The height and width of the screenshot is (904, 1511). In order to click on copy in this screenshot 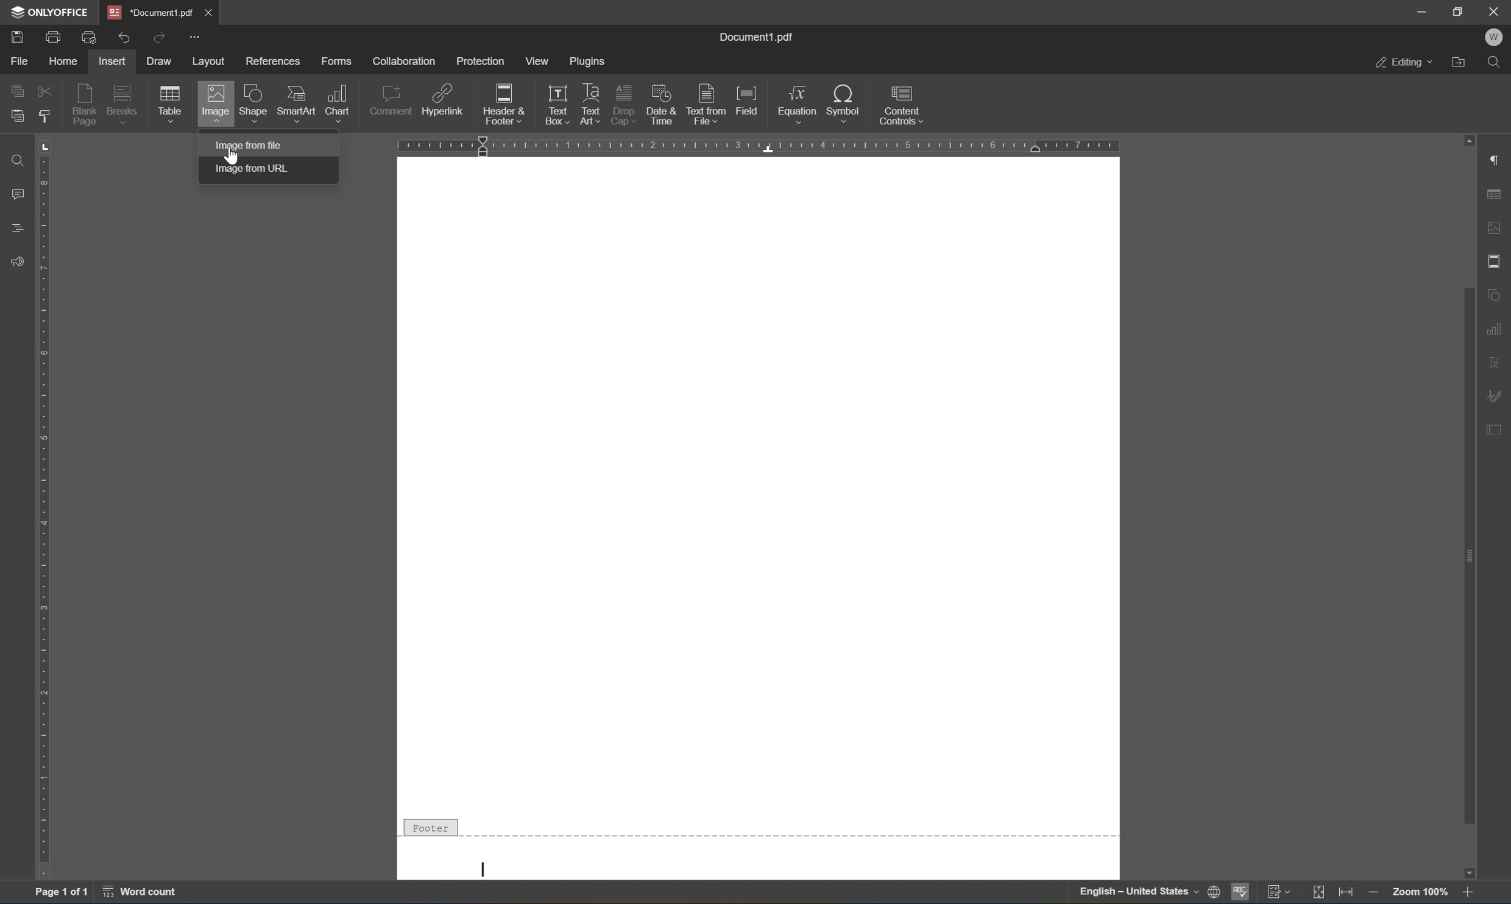, I will do `click(20, 92)`.